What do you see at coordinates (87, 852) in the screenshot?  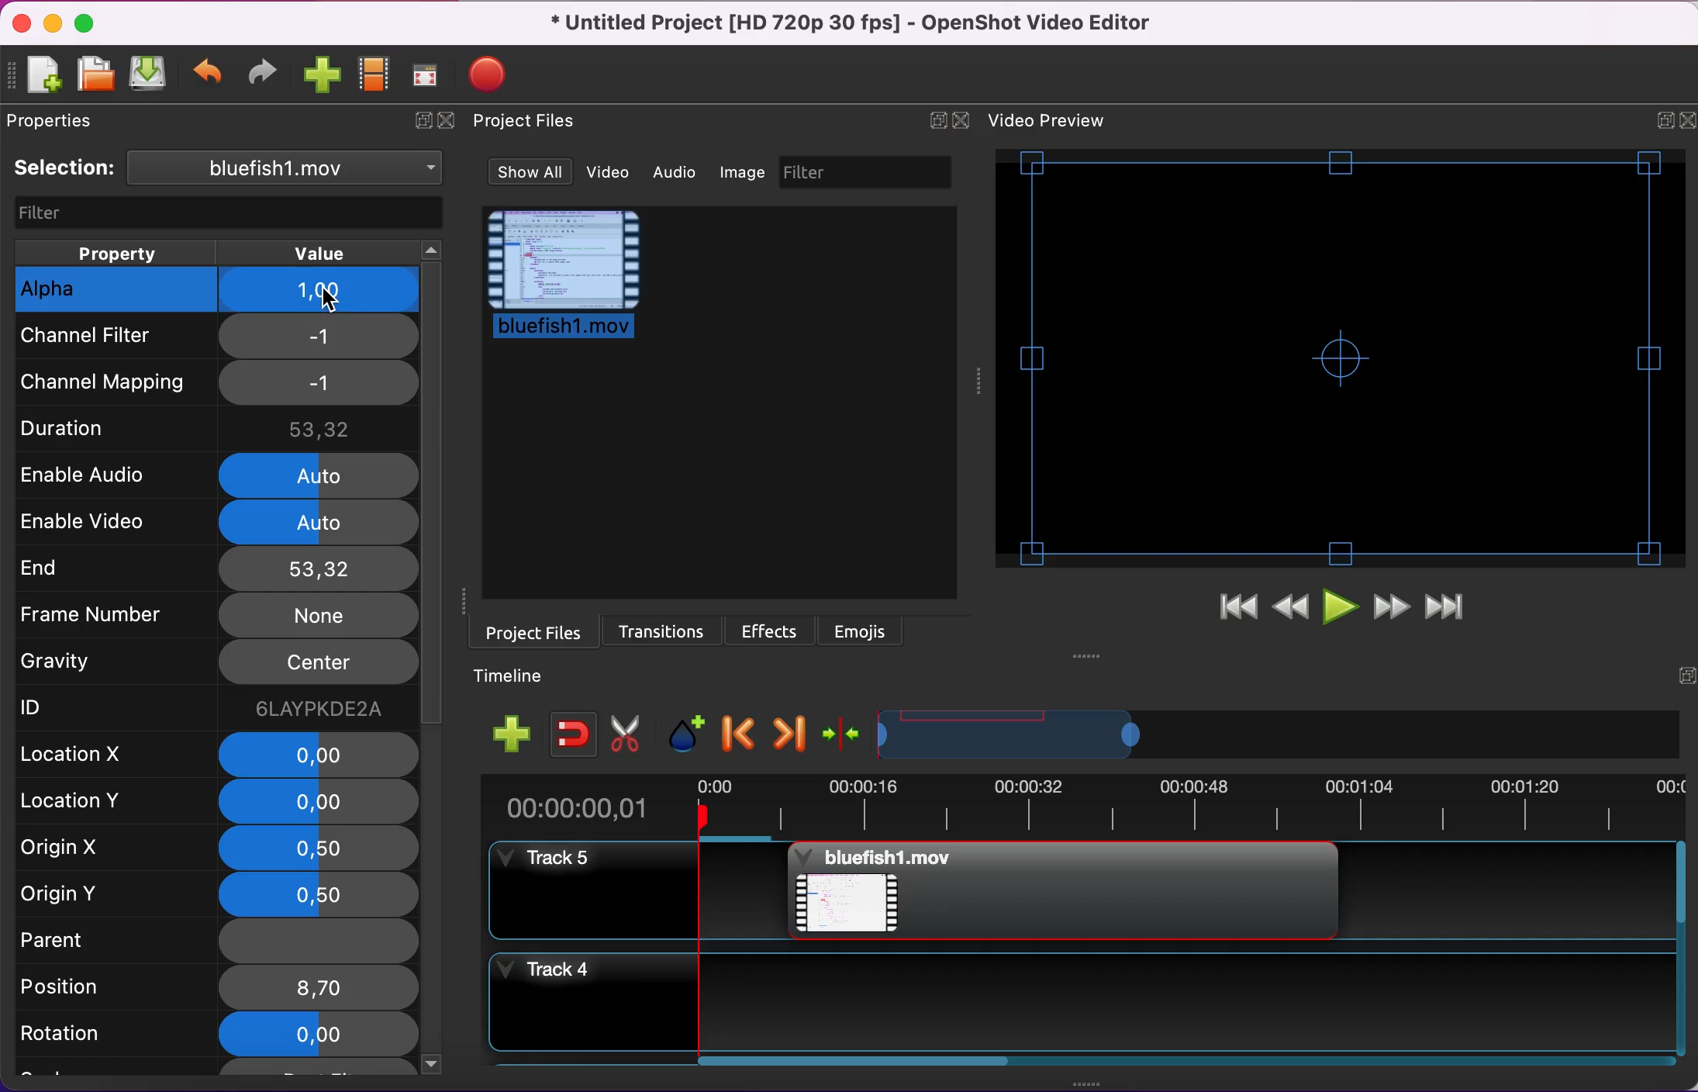 I see `rigin x` at bounding box center [87, 852].